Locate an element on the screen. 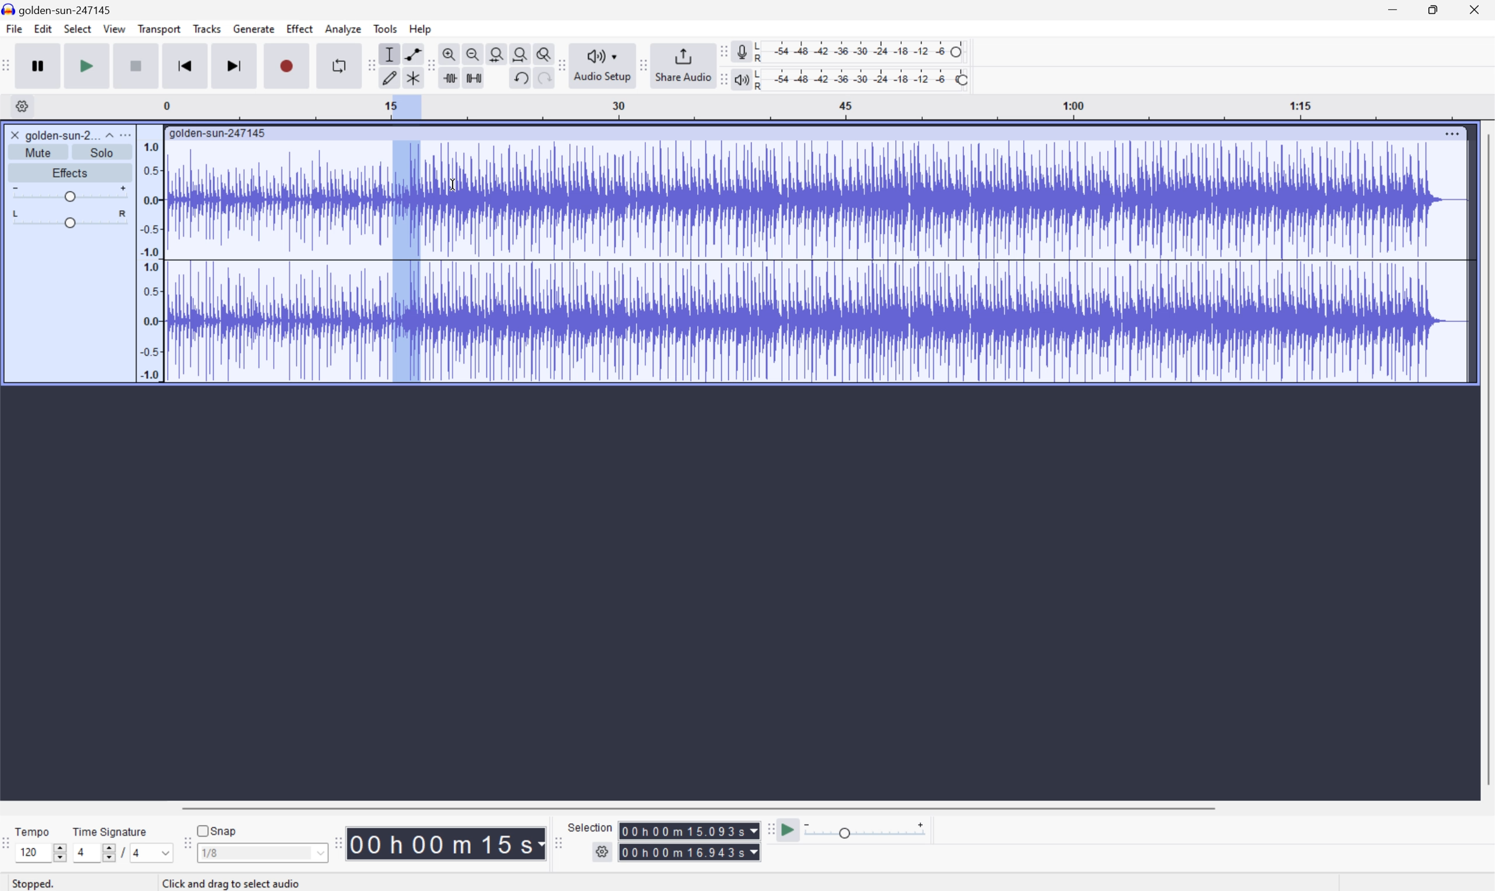 This screenshot has height=891, width=1495. Stopped is located at coordinates (40, 884).